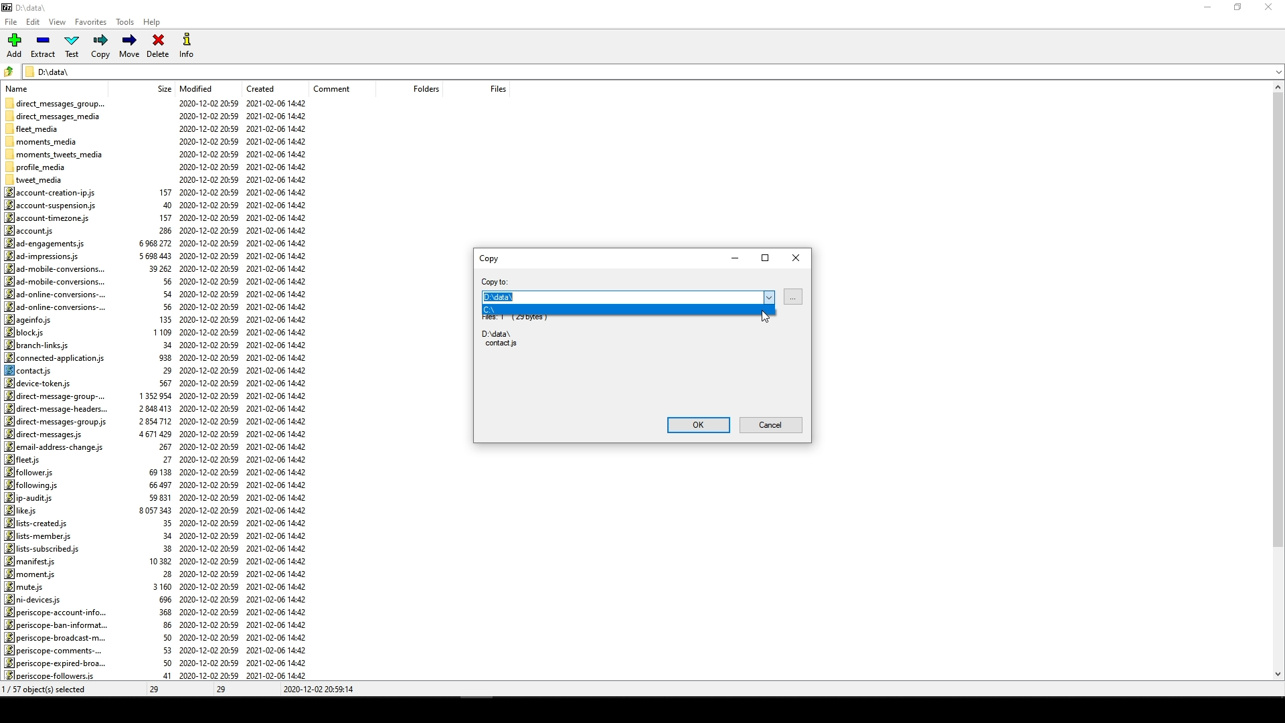 Image resolution: width=1285 pixels, height=723 pixels. What do you see at coordinates (416, 90) in the screenshot?
I see `folders` at bounding box center [416, 90].